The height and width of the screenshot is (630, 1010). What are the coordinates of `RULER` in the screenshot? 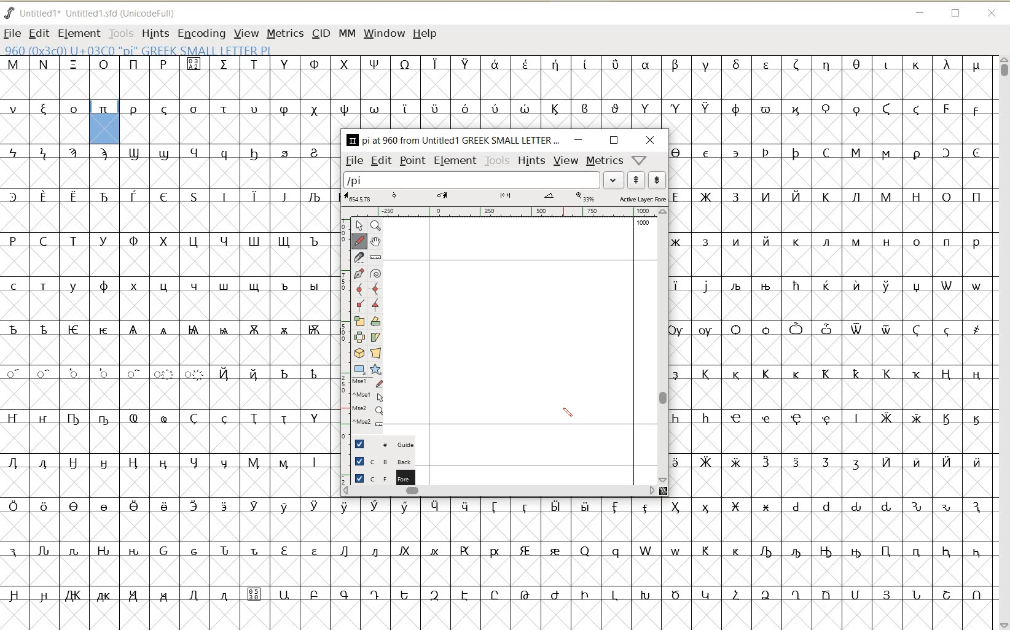 It's located at (504, 212).